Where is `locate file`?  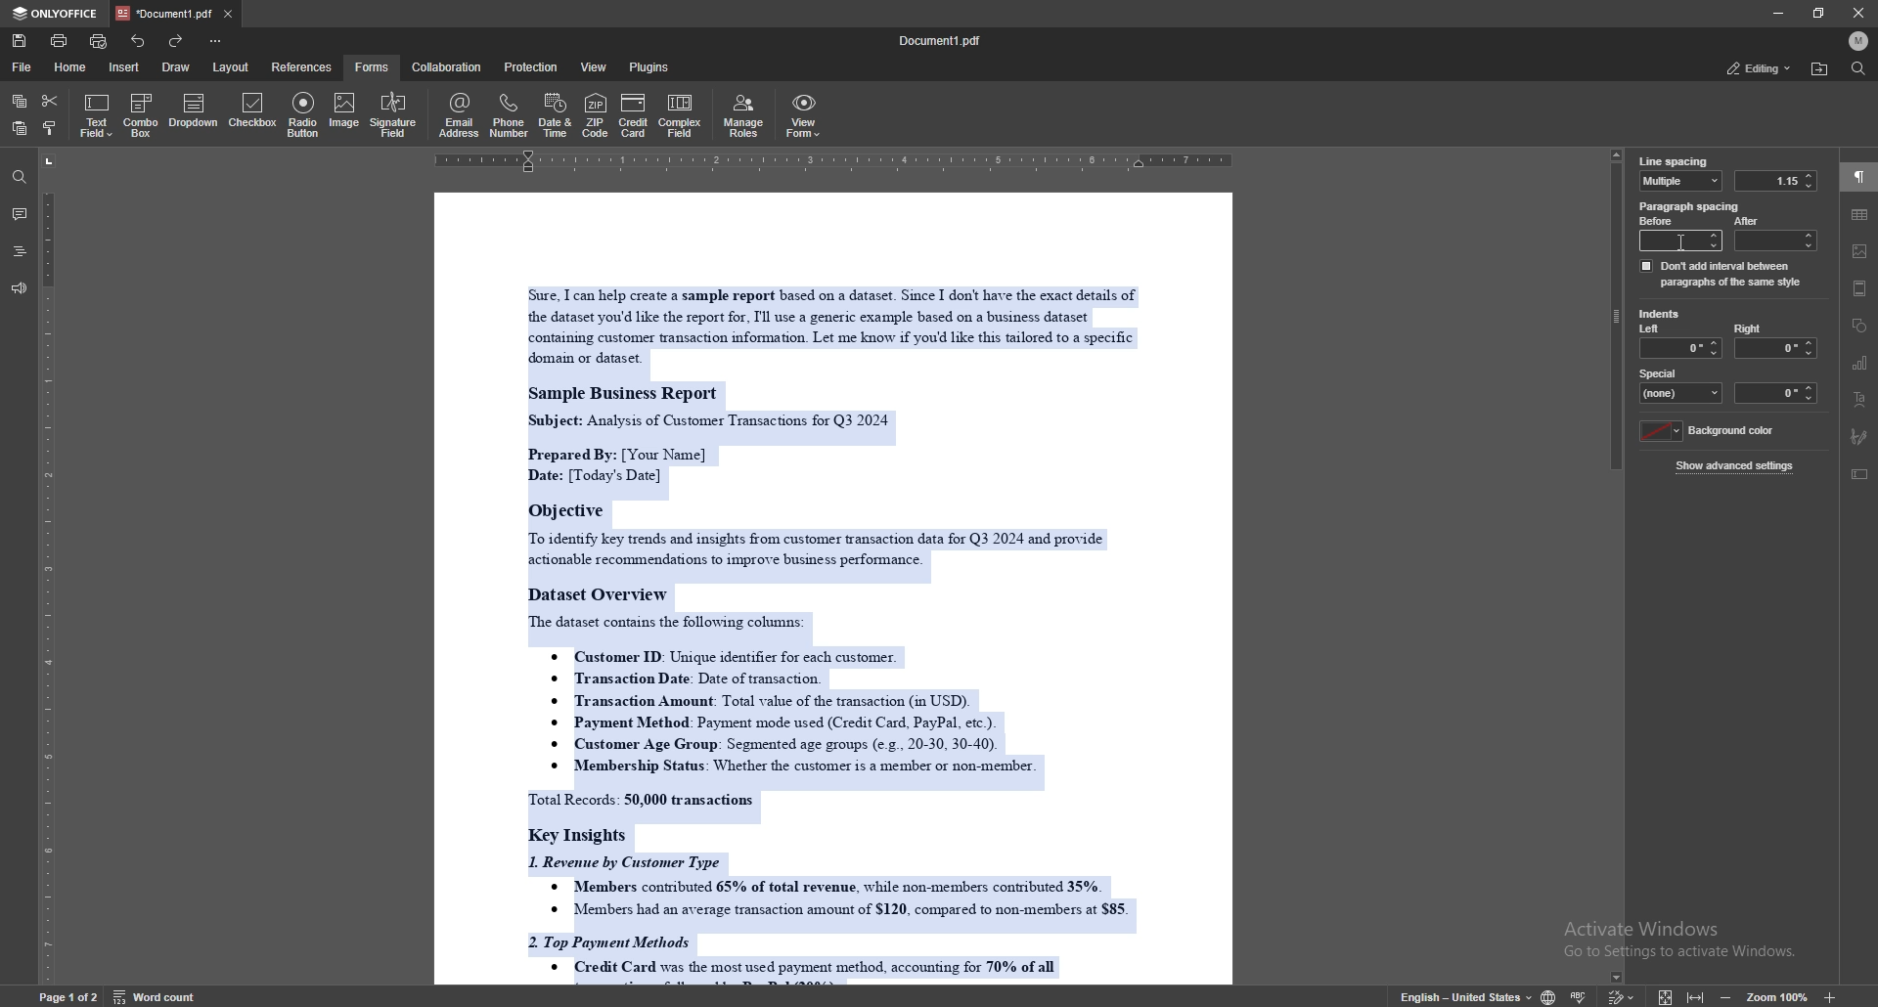 locate file is located at coordinates (1819, 69).